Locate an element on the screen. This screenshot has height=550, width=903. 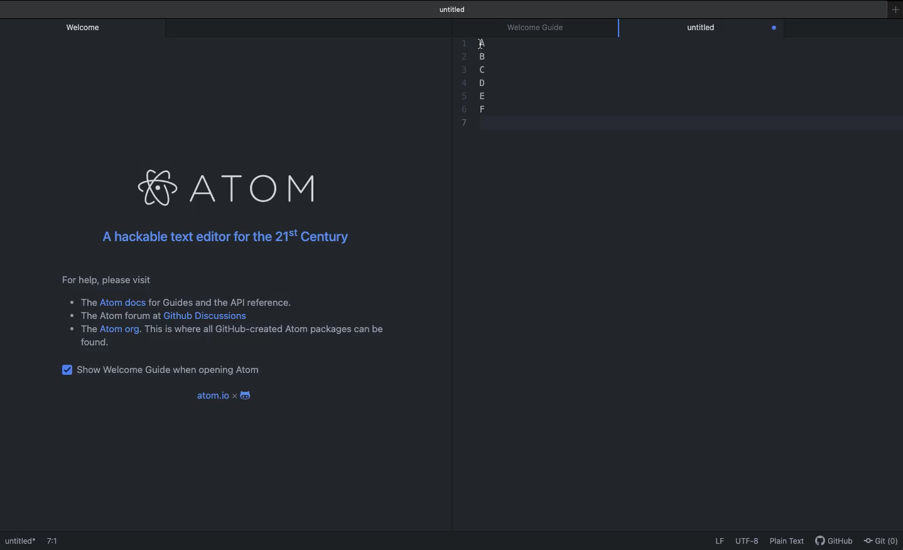
New window  is located at coordinates (895, 10).